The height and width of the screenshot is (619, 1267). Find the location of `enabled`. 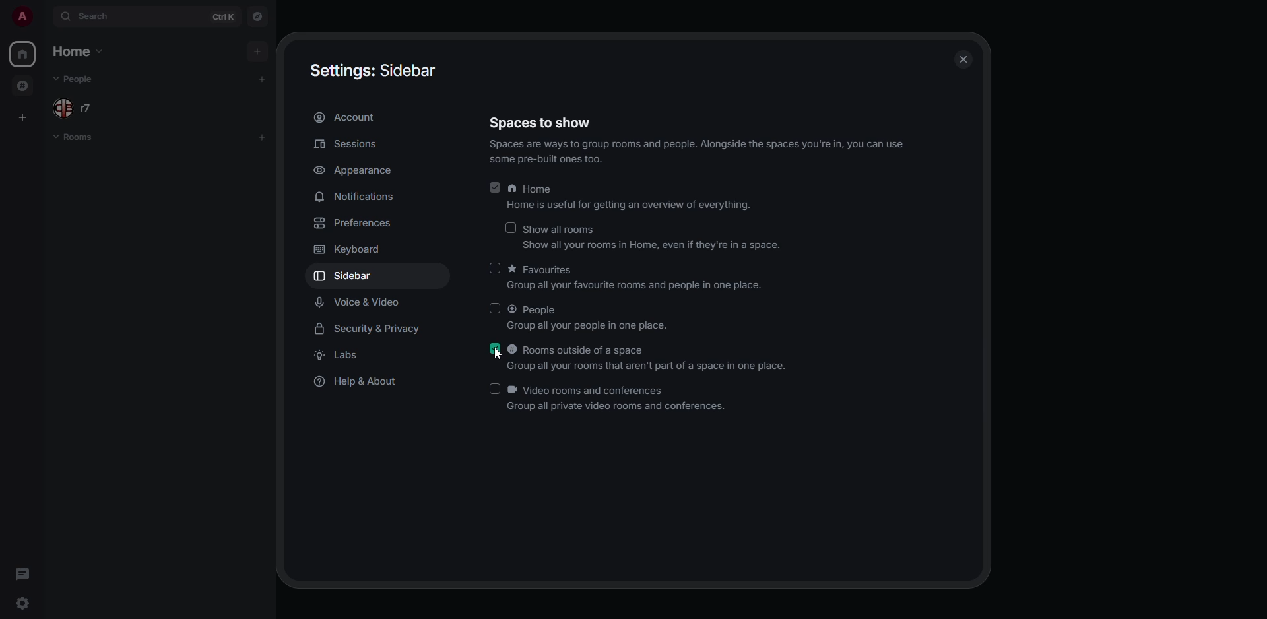

enabled is located at coordinates (495, 185).